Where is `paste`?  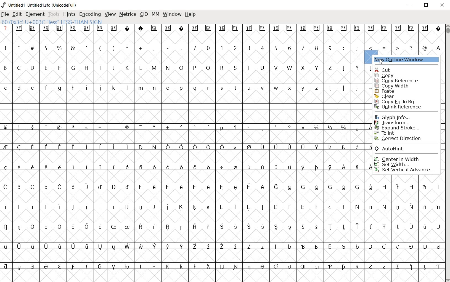 paste is located at coordinates (401, 91).